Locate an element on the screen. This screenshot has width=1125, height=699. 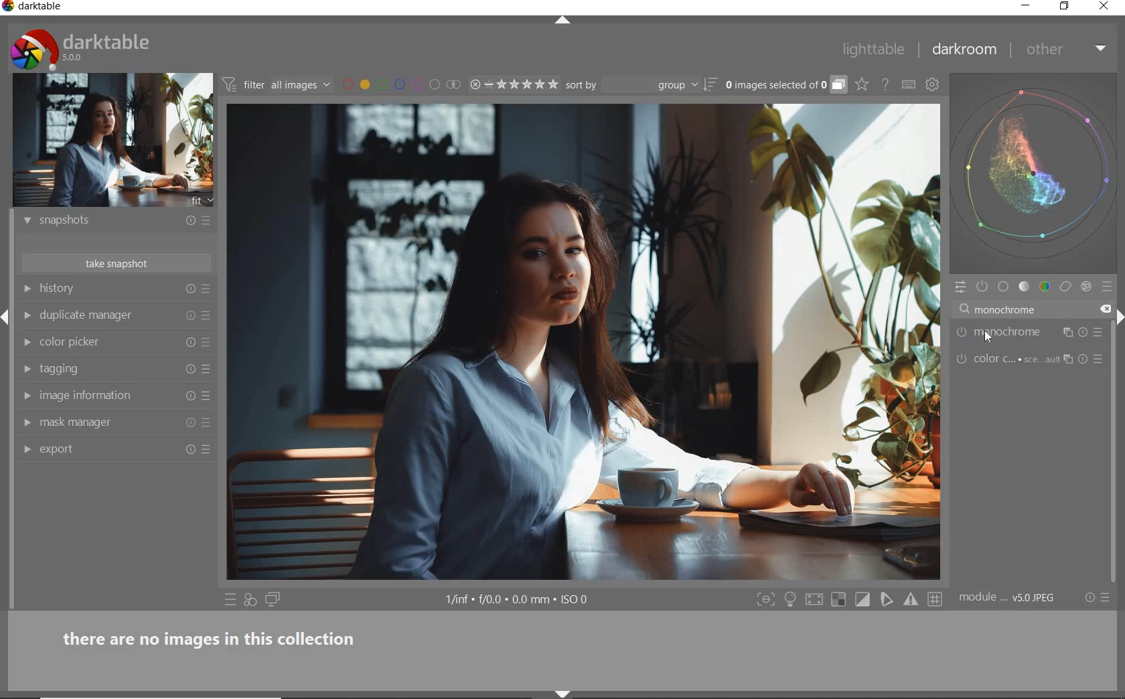
 is located at coordinates (1083, 361).